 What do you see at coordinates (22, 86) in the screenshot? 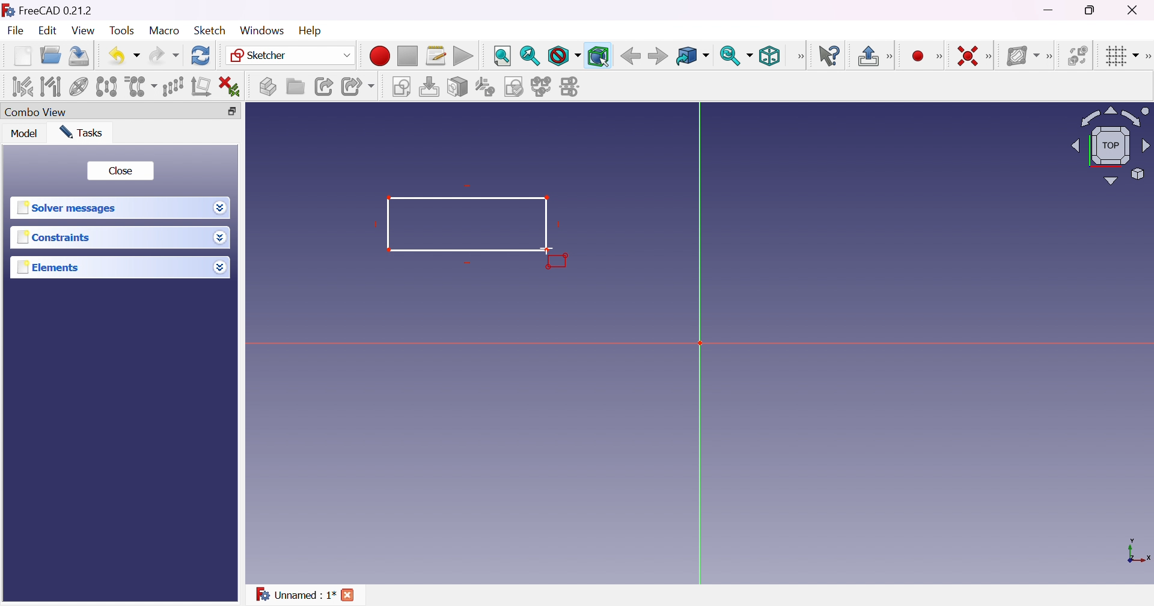
I see `Select associated constraints` at bounding box center [22, 86].